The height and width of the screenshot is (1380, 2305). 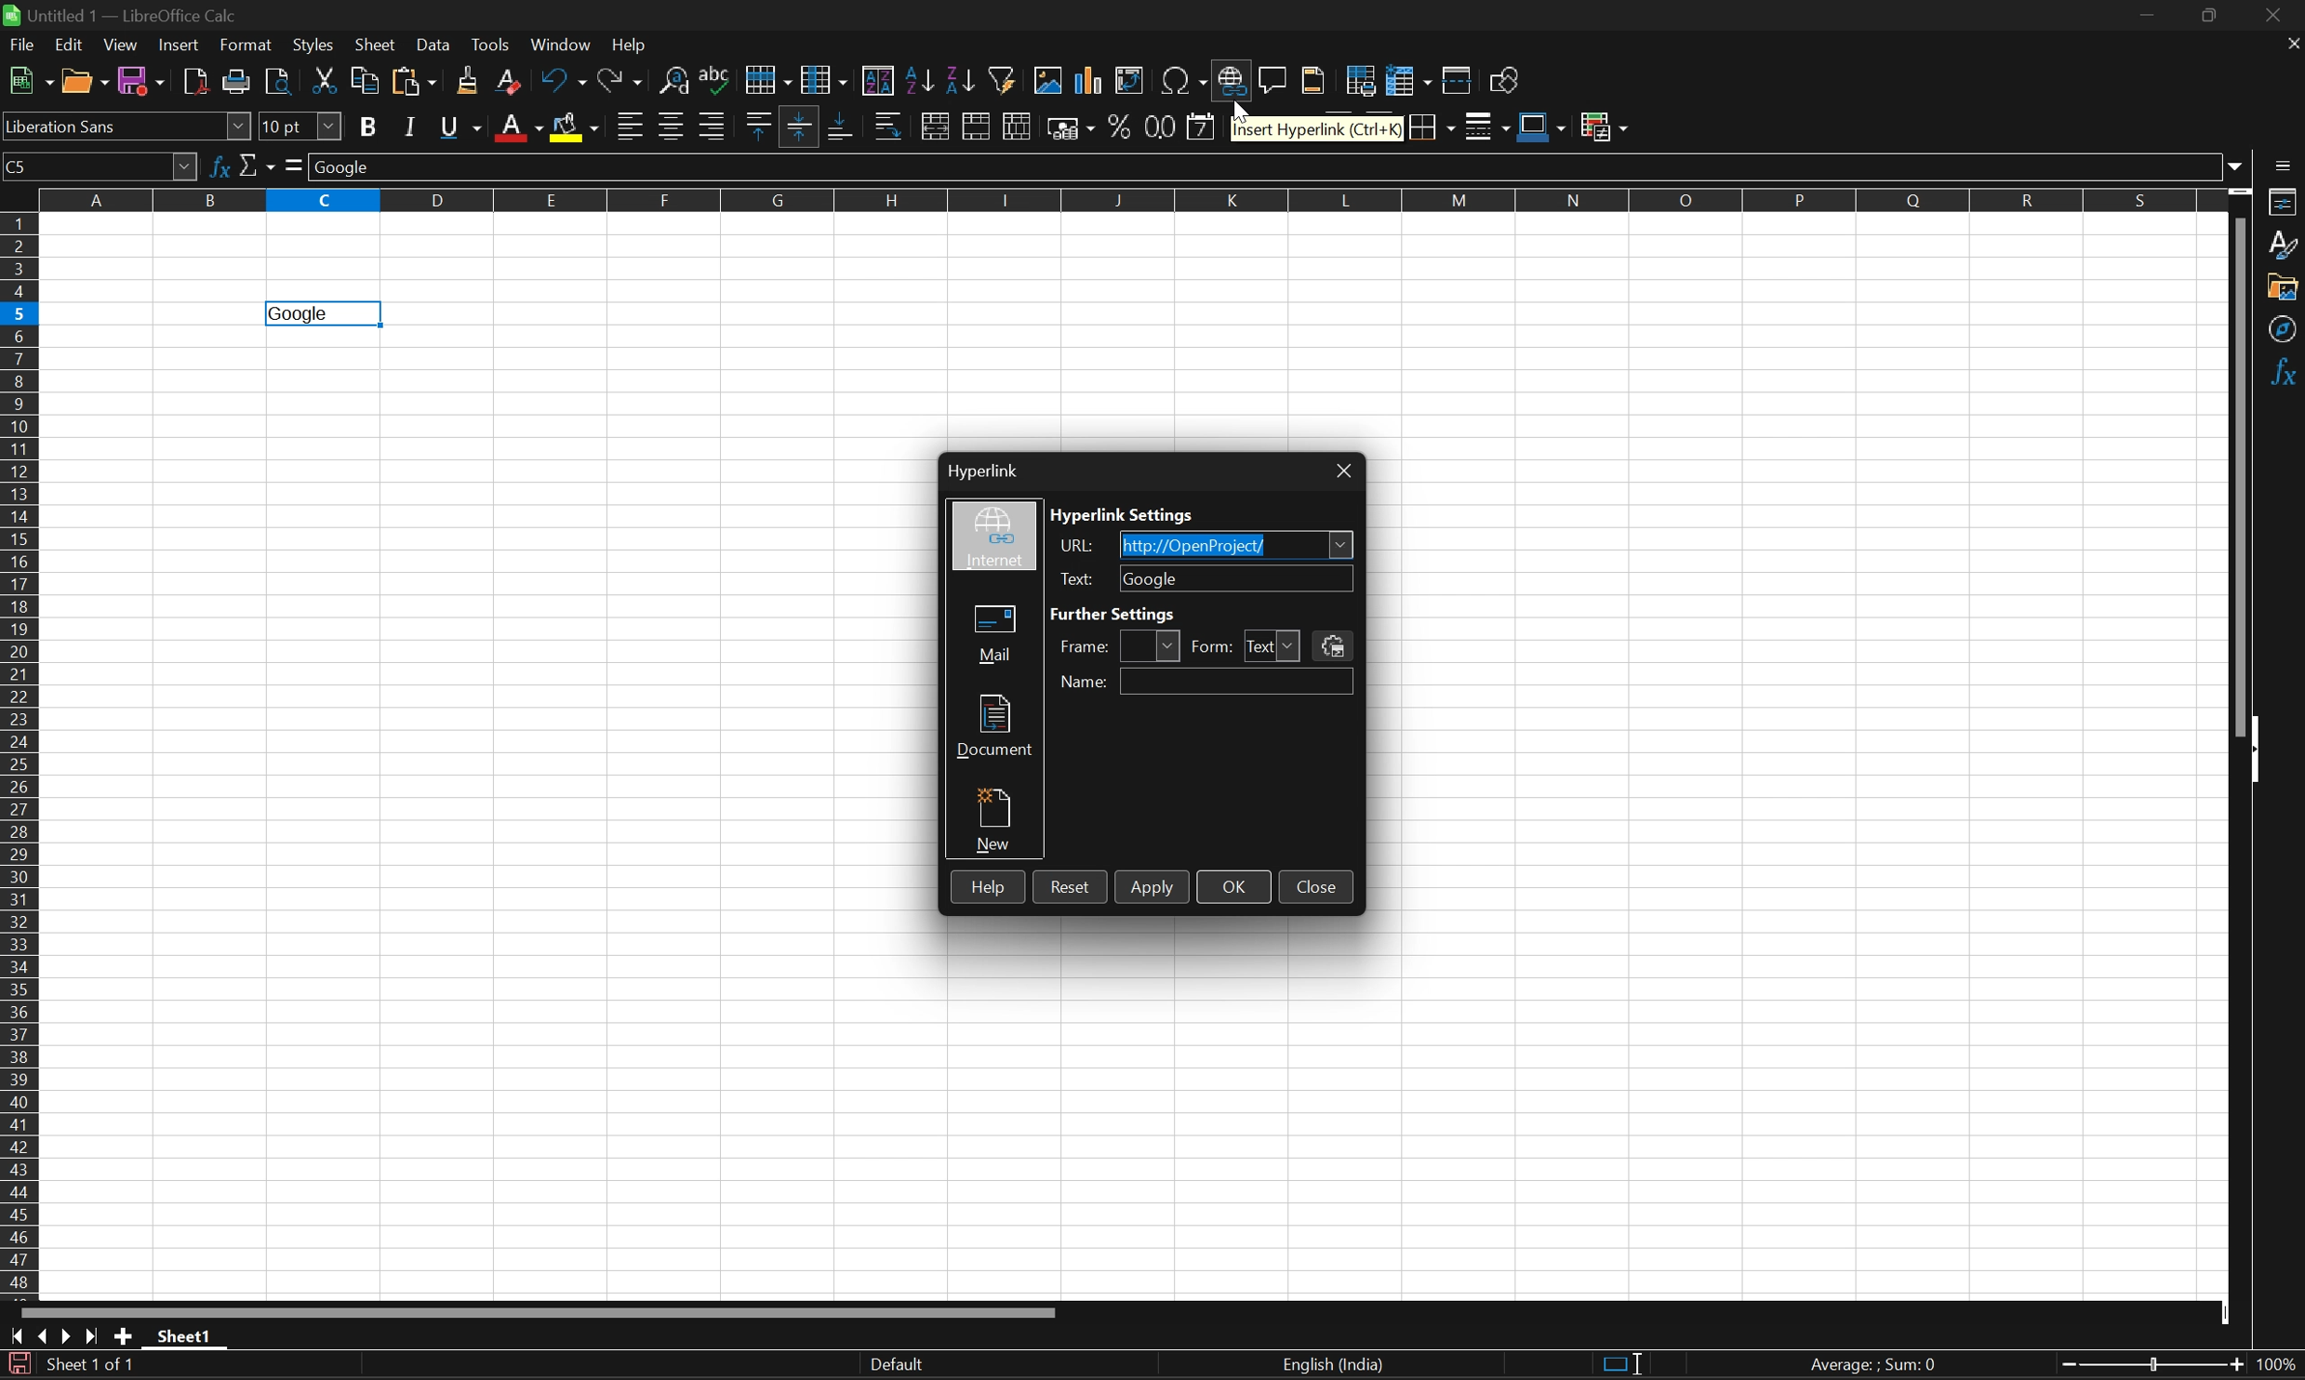 What do you see at coordinates (89, 1341) in the screenshot?
I see `Scroll to last sheet` at bounding box center [89, 1341].